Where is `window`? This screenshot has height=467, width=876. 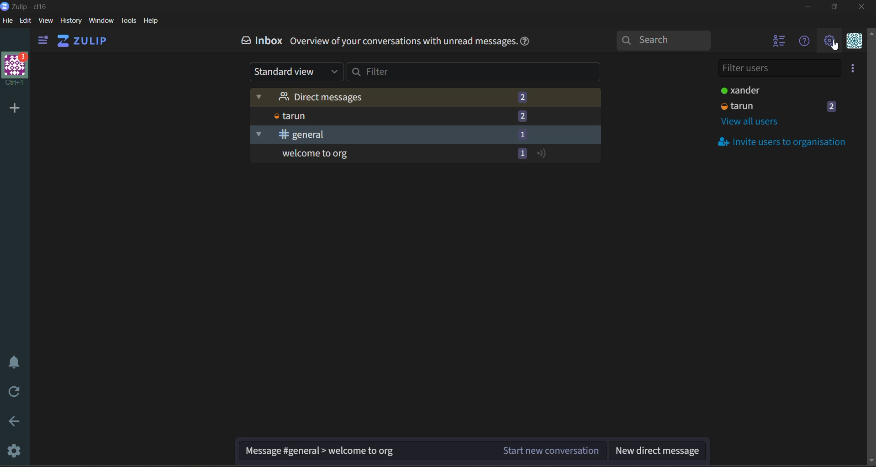
window is located at coordinates (101, 20).